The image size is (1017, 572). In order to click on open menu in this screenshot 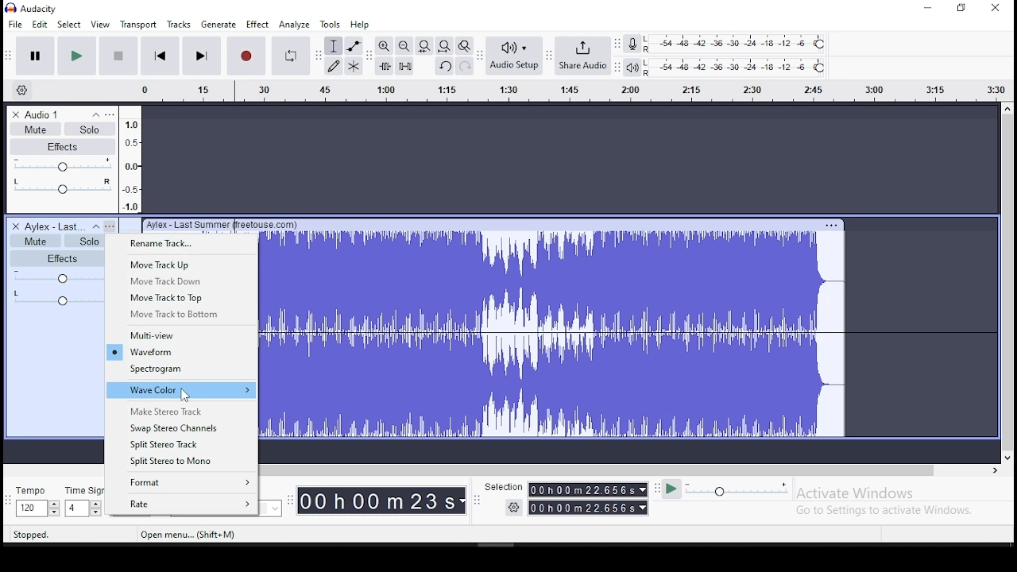, I will do `click(191, 535)`.